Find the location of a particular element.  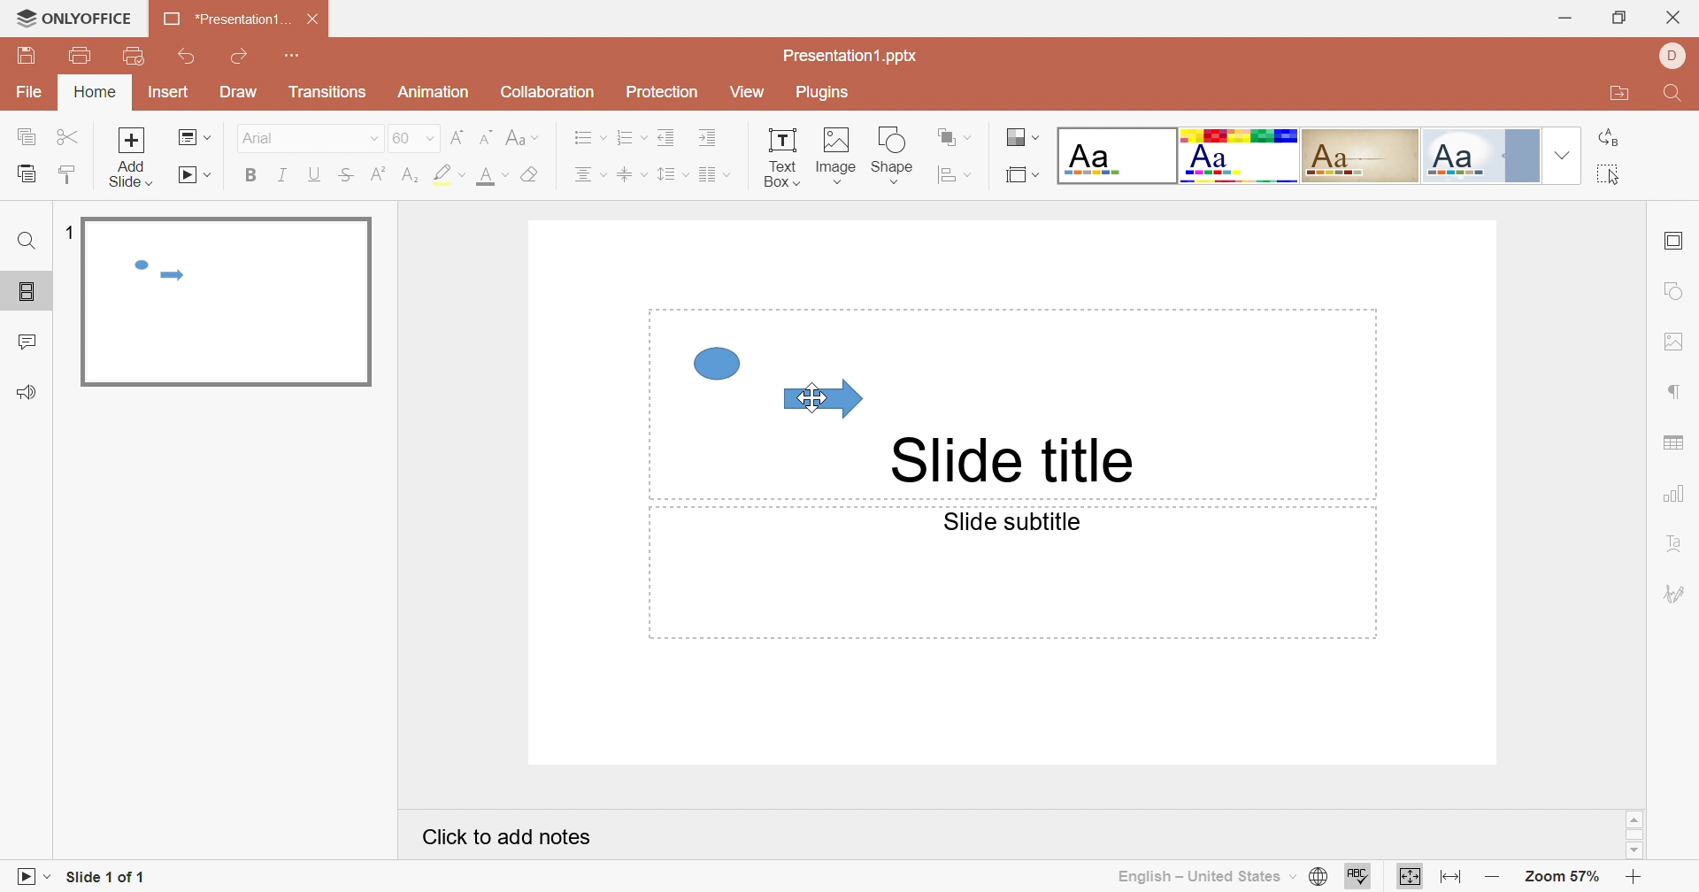

Fit to width is located at coordinates (1457, 880).